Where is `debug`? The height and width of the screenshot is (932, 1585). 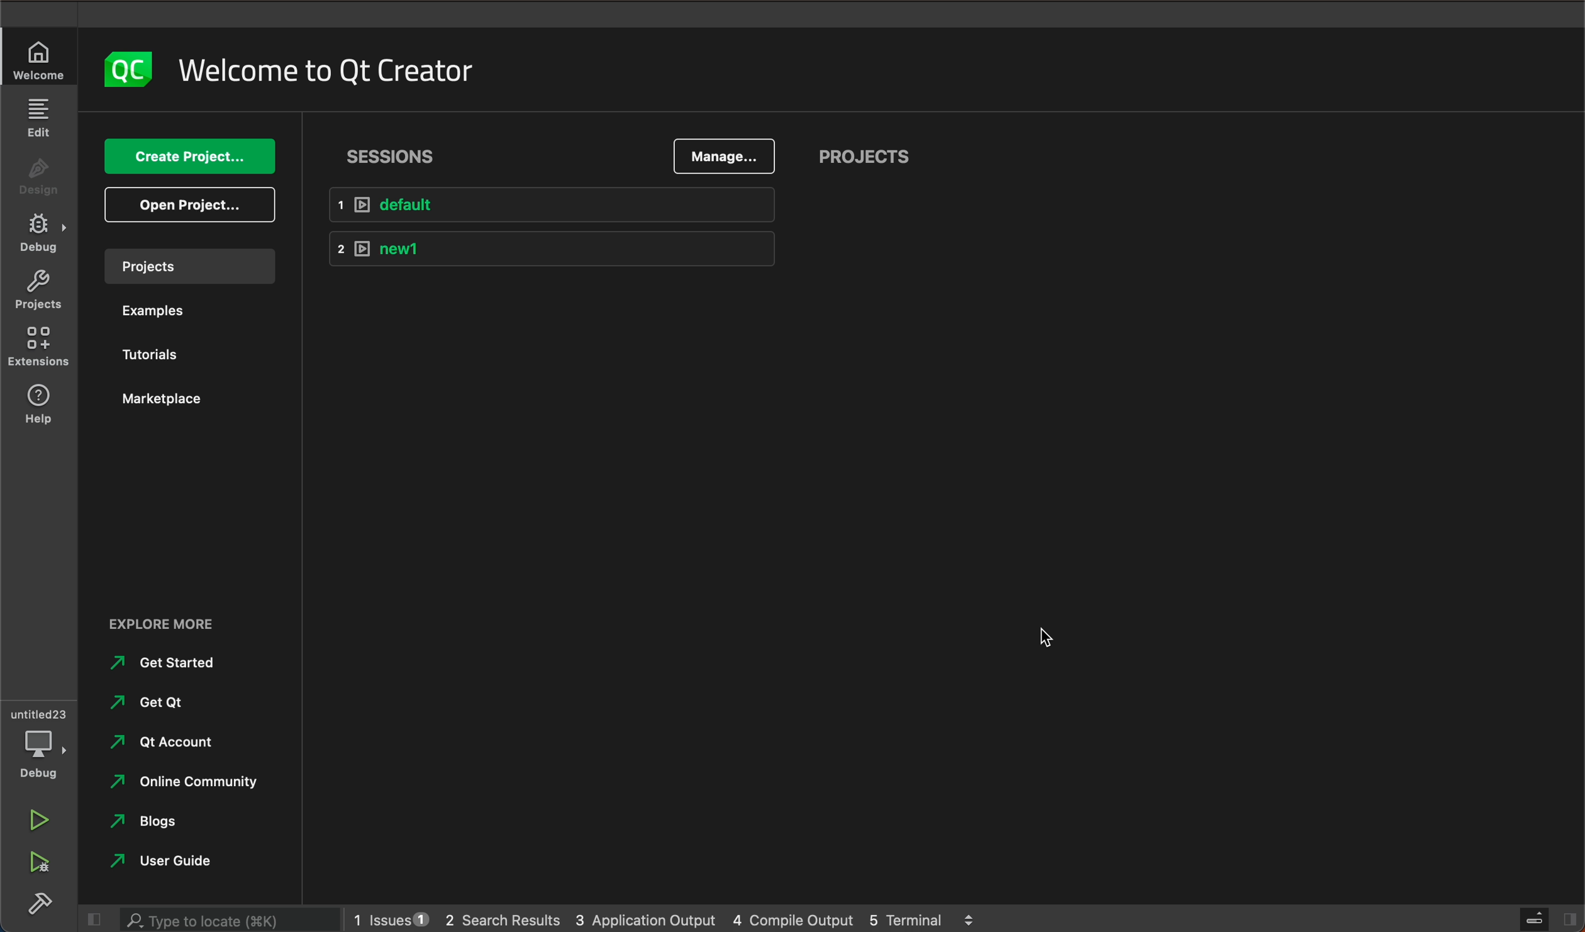 debug is located at coordinates (39, 738).